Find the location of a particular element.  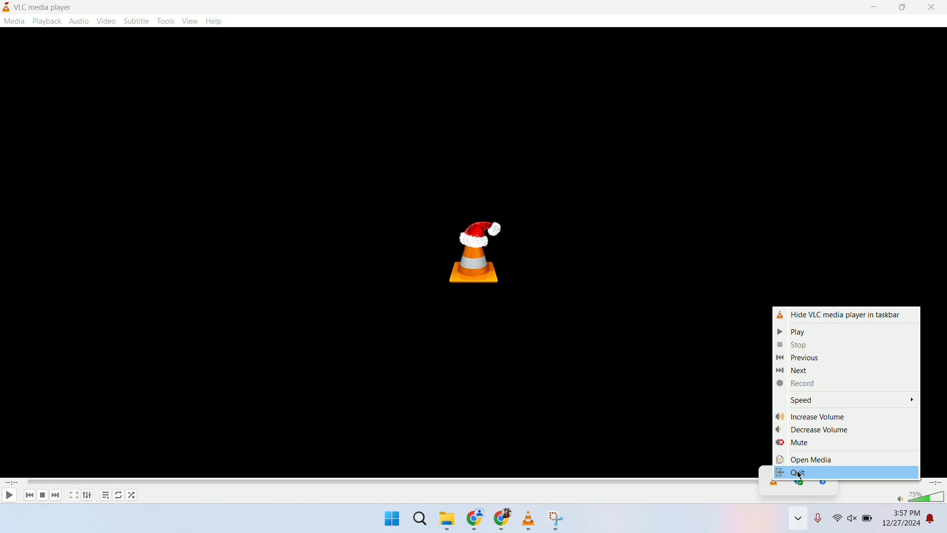

toggle loop is located at coordinates (119, 495).